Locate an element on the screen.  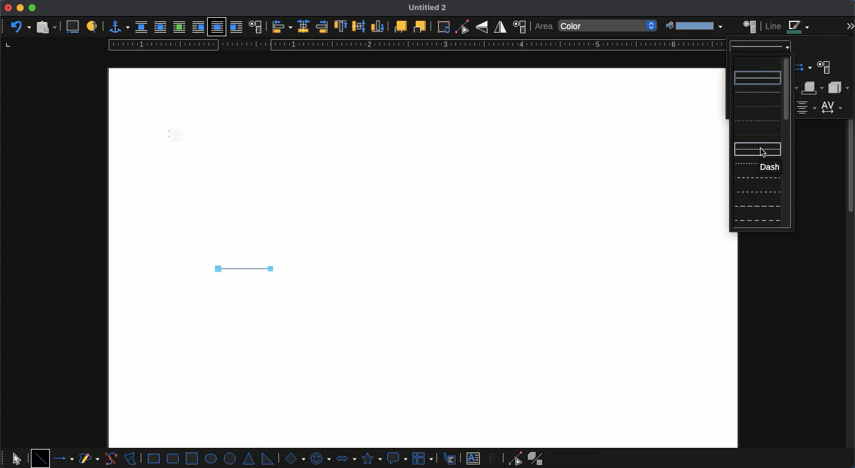
close is located at coordinates (8, 8).